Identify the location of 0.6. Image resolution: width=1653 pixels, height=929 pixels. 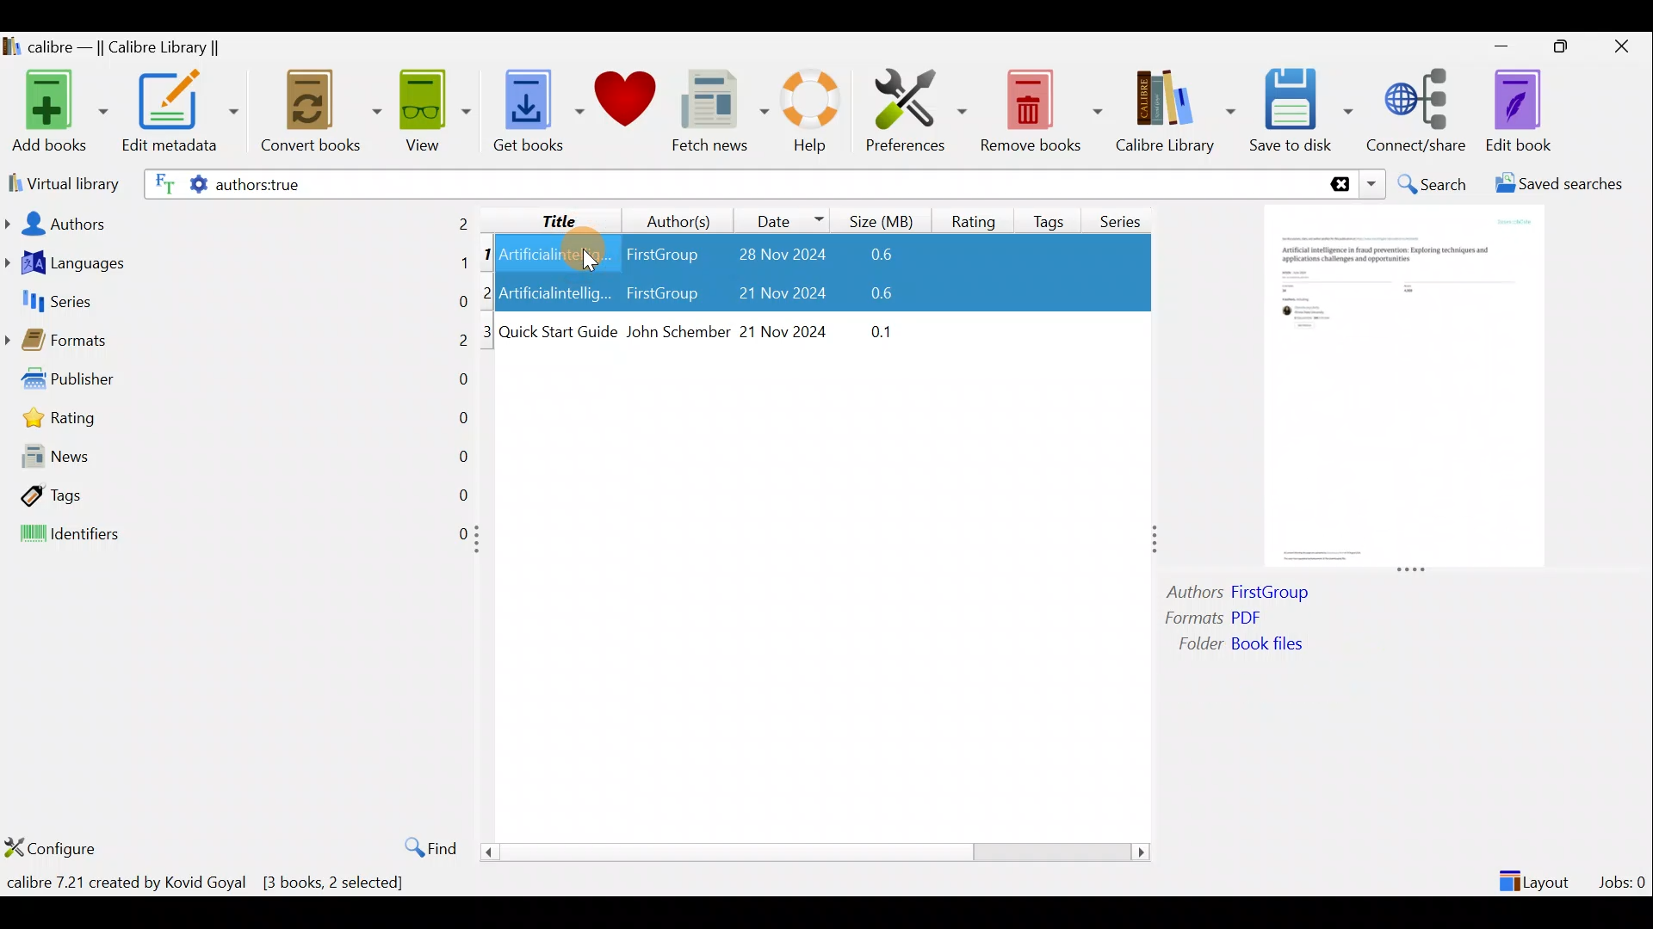
(888, 255).